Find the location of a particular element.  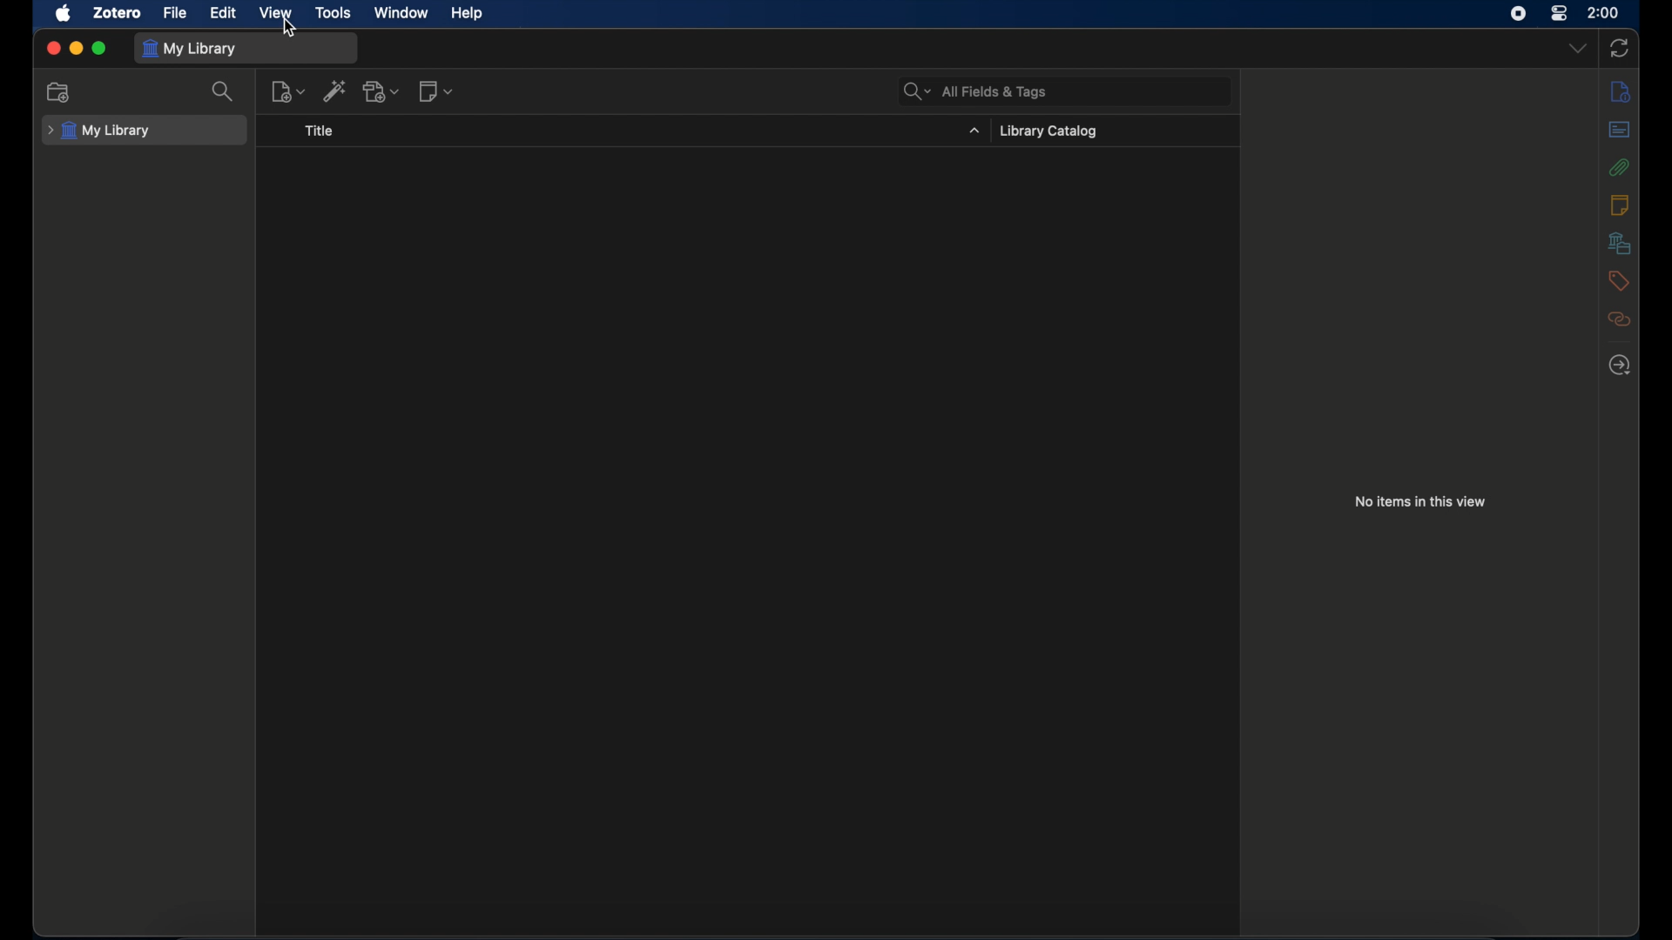

screen recorder is located at coordinates (1519, 14).